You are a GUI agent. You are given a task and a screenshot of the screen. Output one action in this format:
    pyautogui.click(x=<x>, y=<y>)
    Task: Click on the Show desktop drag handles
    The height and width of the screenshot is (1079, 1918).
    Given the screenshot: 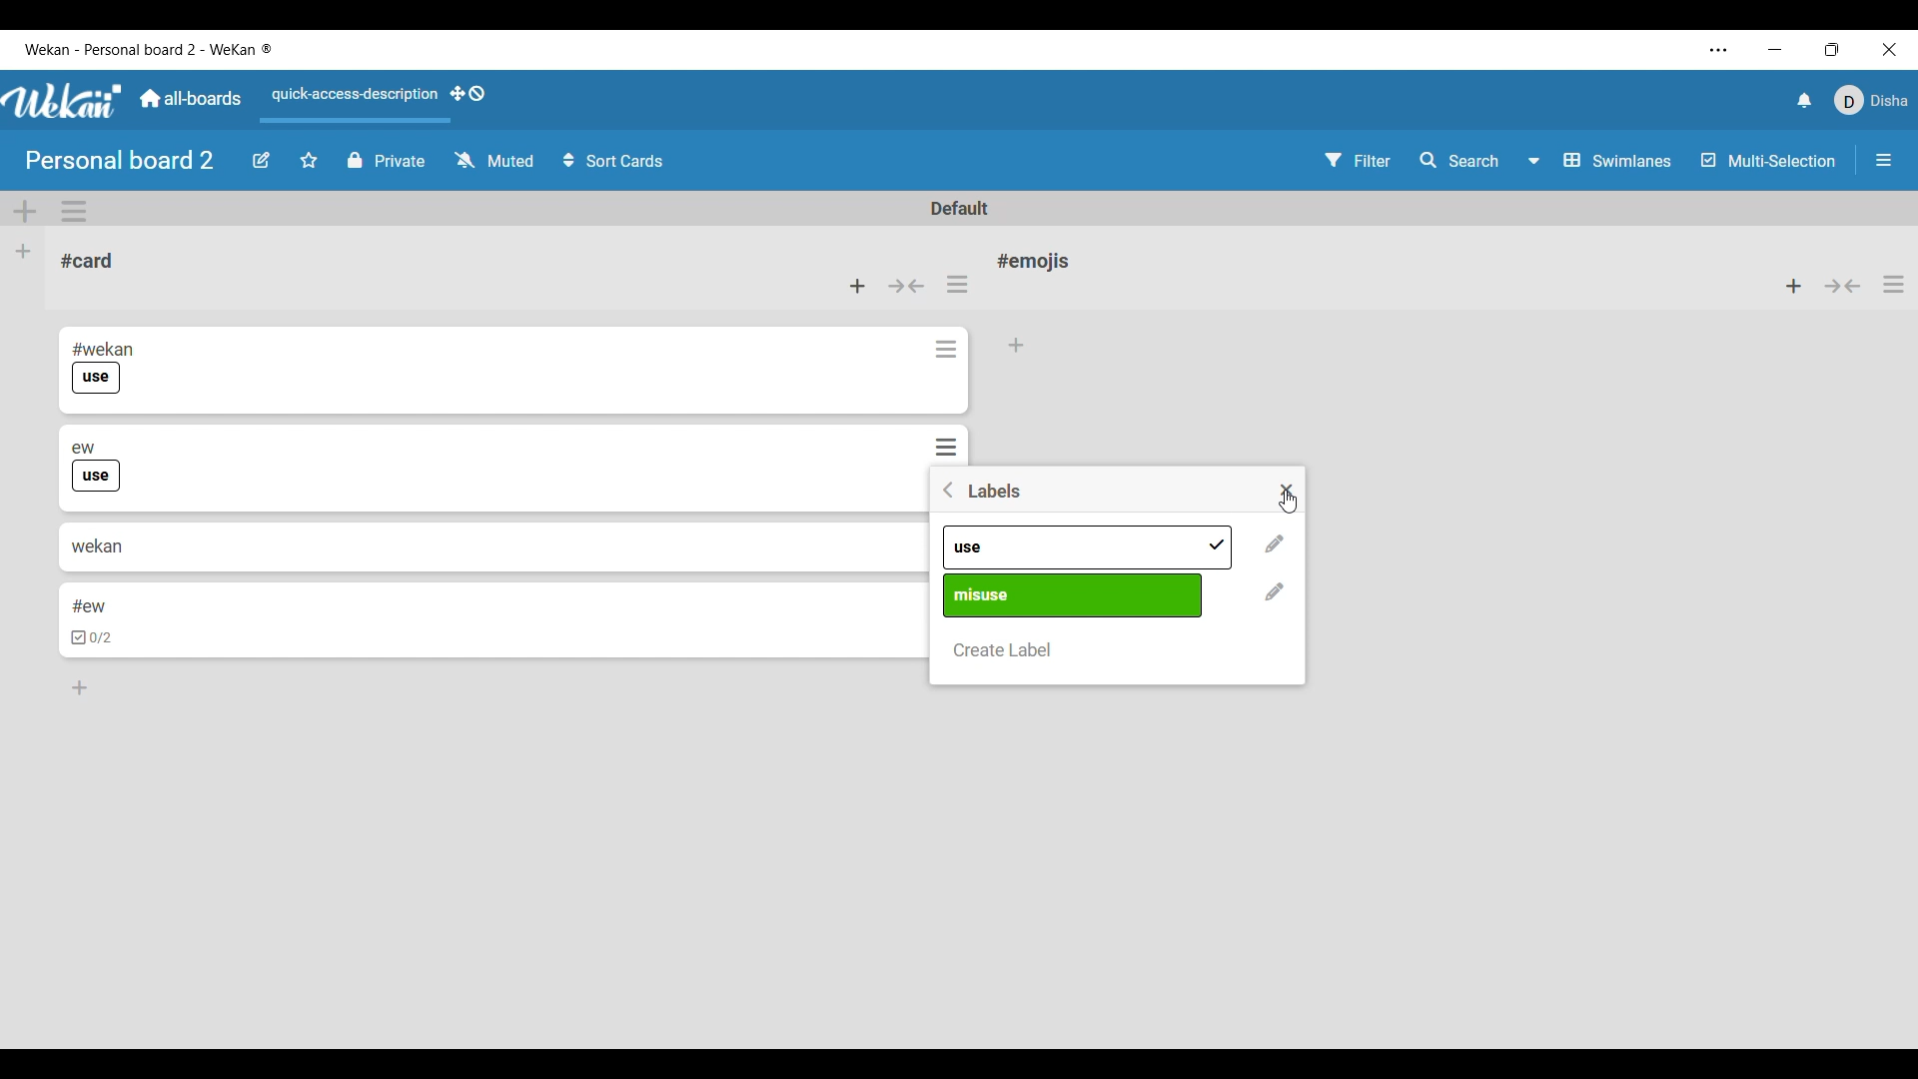 What is the action you would take?
    pyautogui.click(x=468, y=93)
    